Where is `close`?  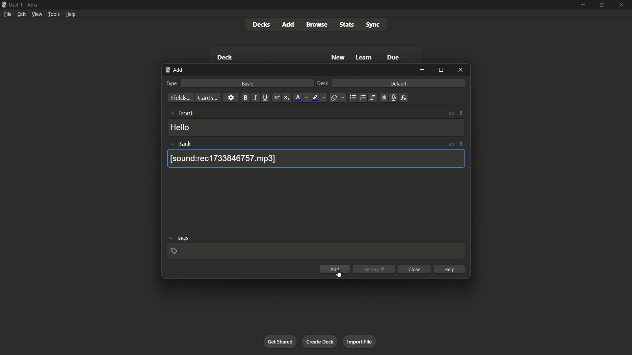
close is located at coordinates (415, 269).